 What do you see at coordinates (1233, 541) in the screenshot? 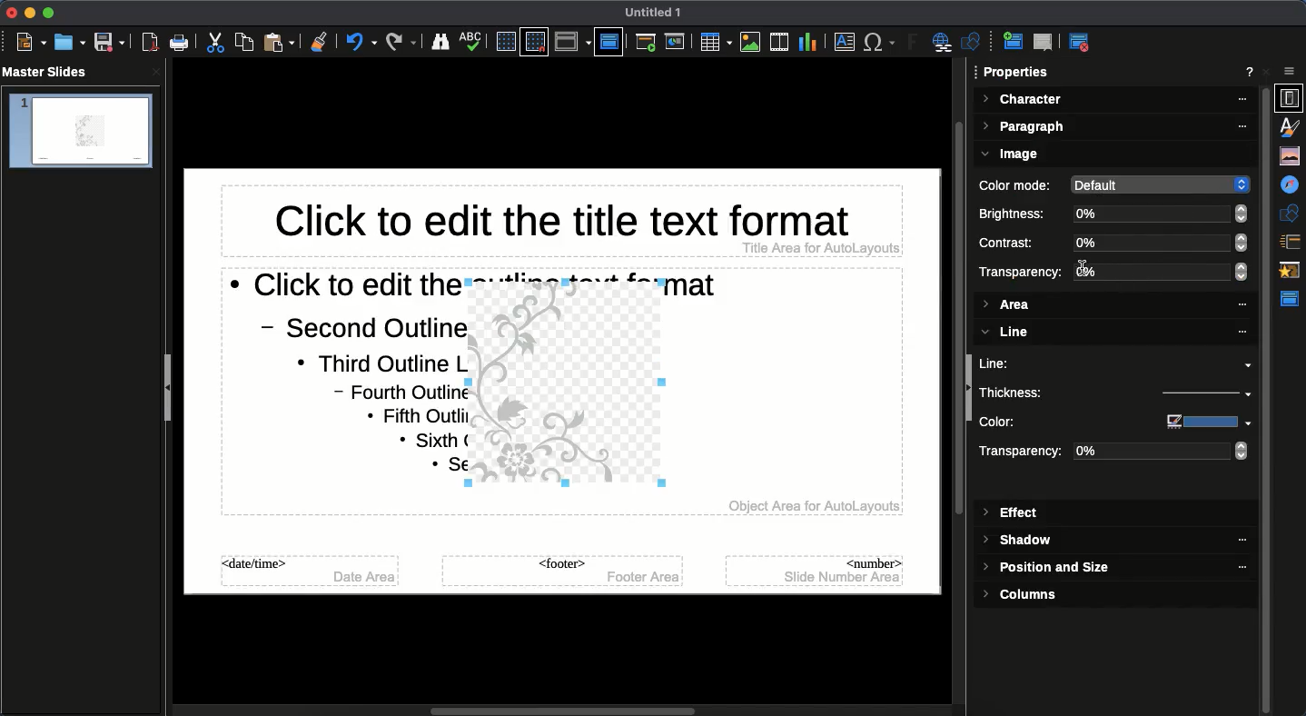
I see `""` at bounding box center [1233, 541].